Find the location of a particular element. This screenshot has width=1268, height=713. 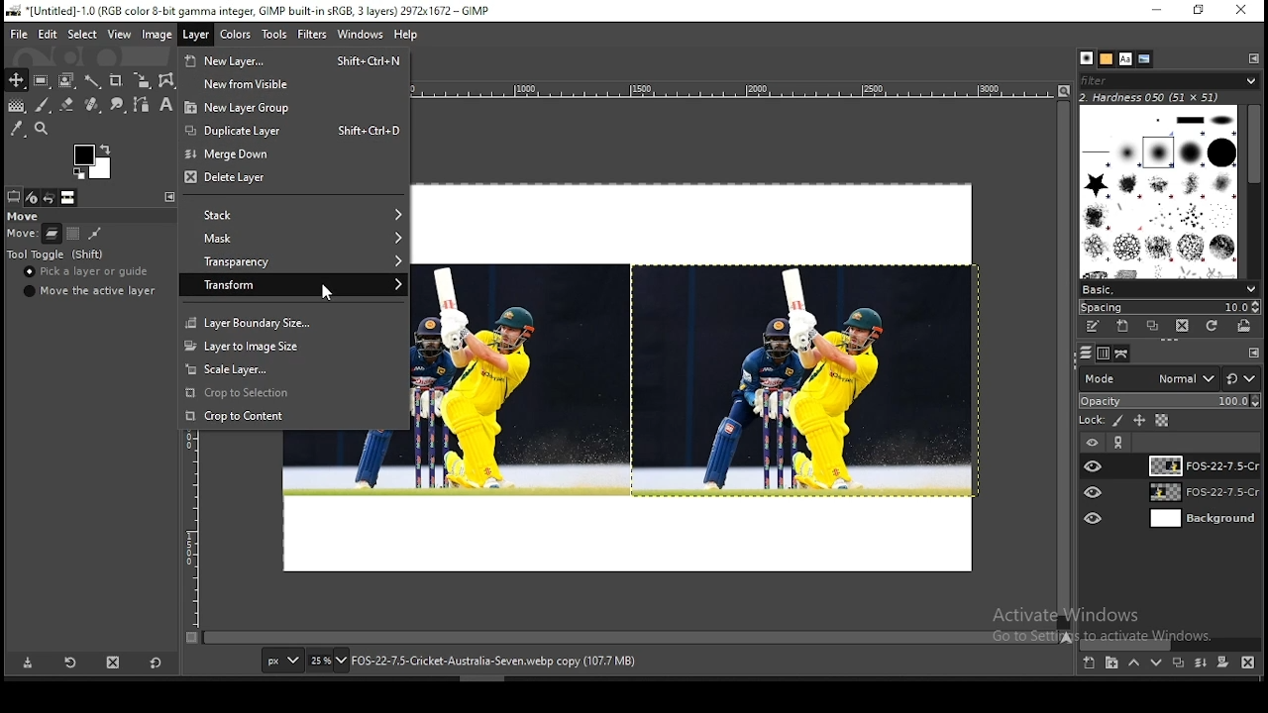

tool is located at coordinates (1253, 57).